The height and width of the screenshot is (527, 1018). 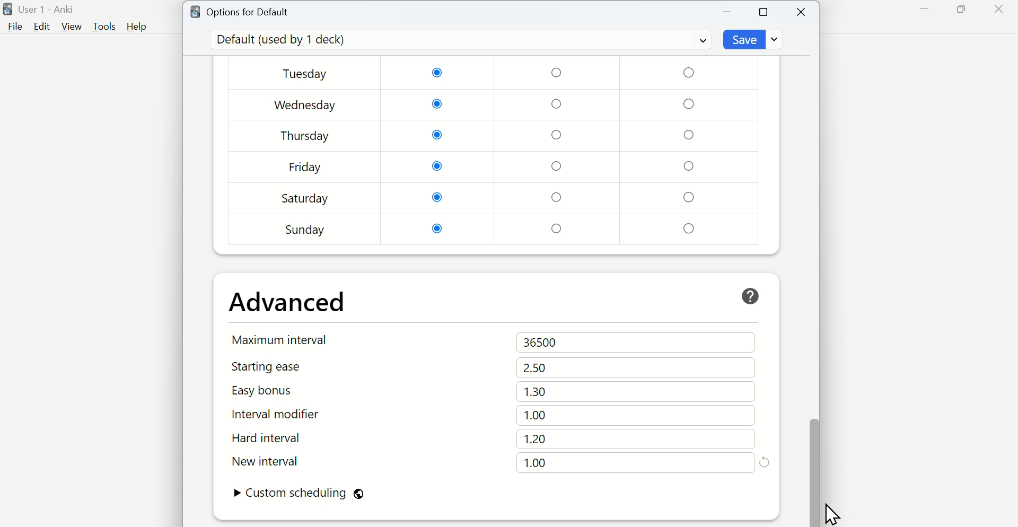 I want to click on User 1 - Anki, so click(x=41, y=10).